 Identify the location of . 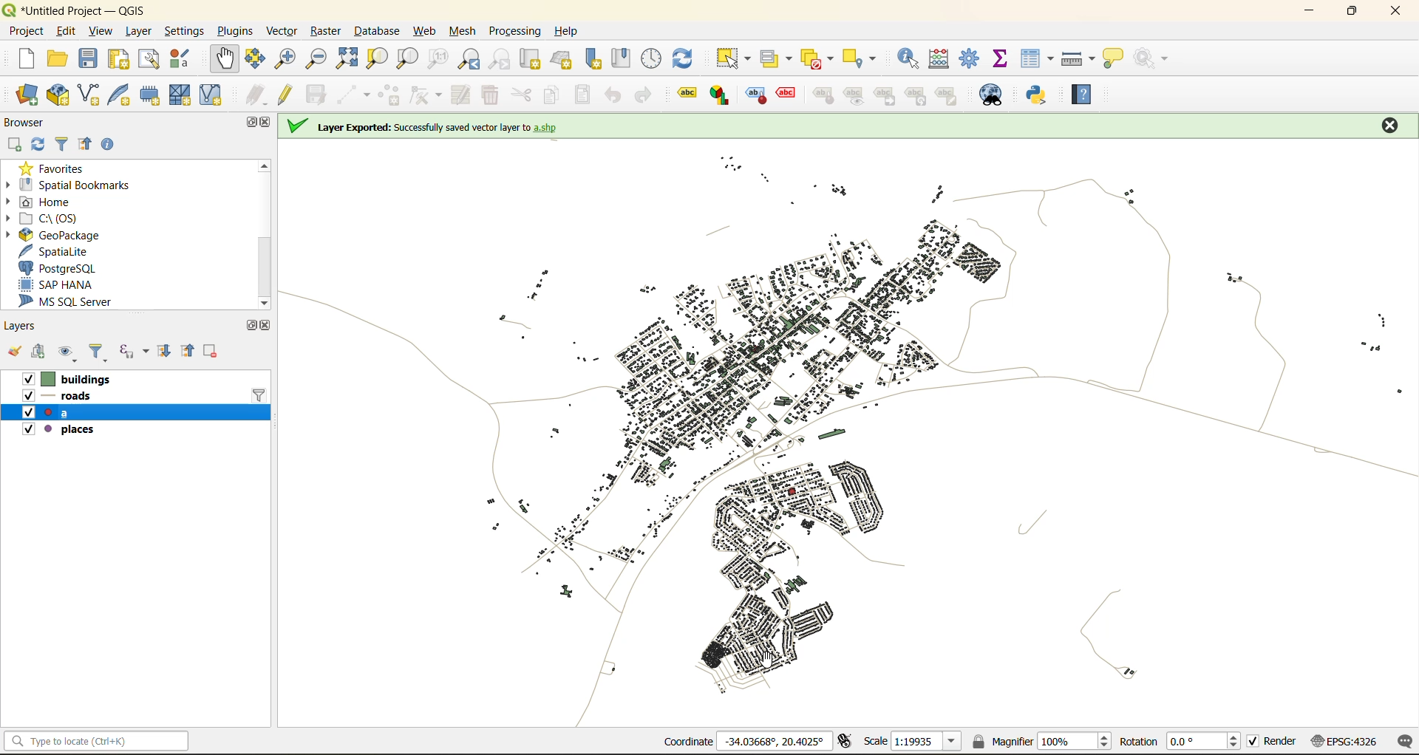
(918, 95).